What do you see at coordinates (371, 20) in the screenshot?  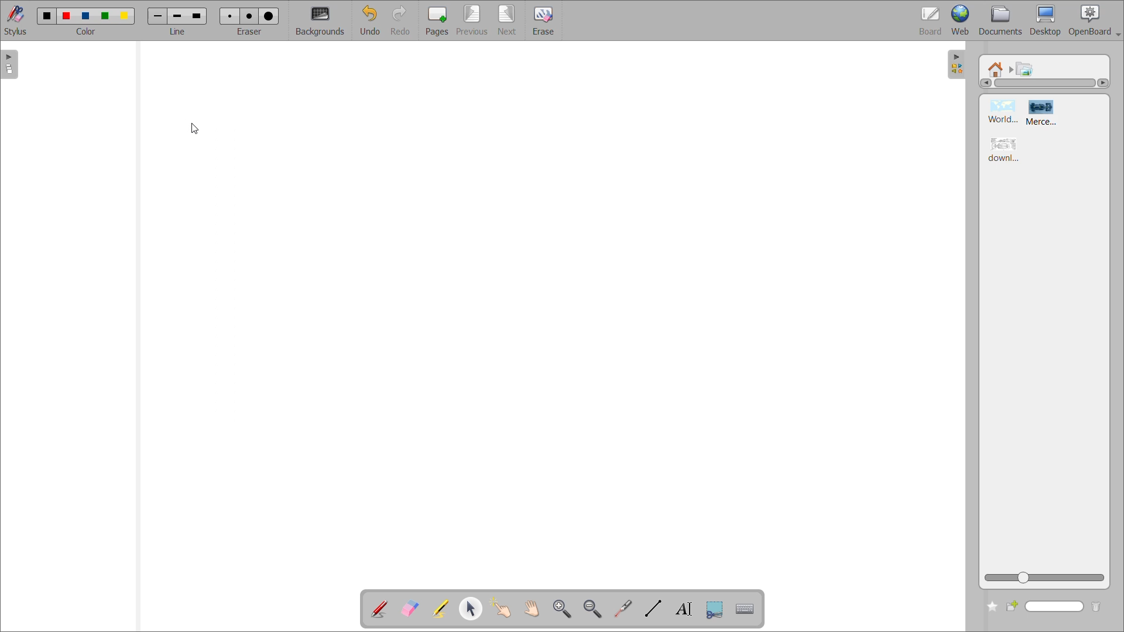 I see `undo` at bounding box center [371, 20].